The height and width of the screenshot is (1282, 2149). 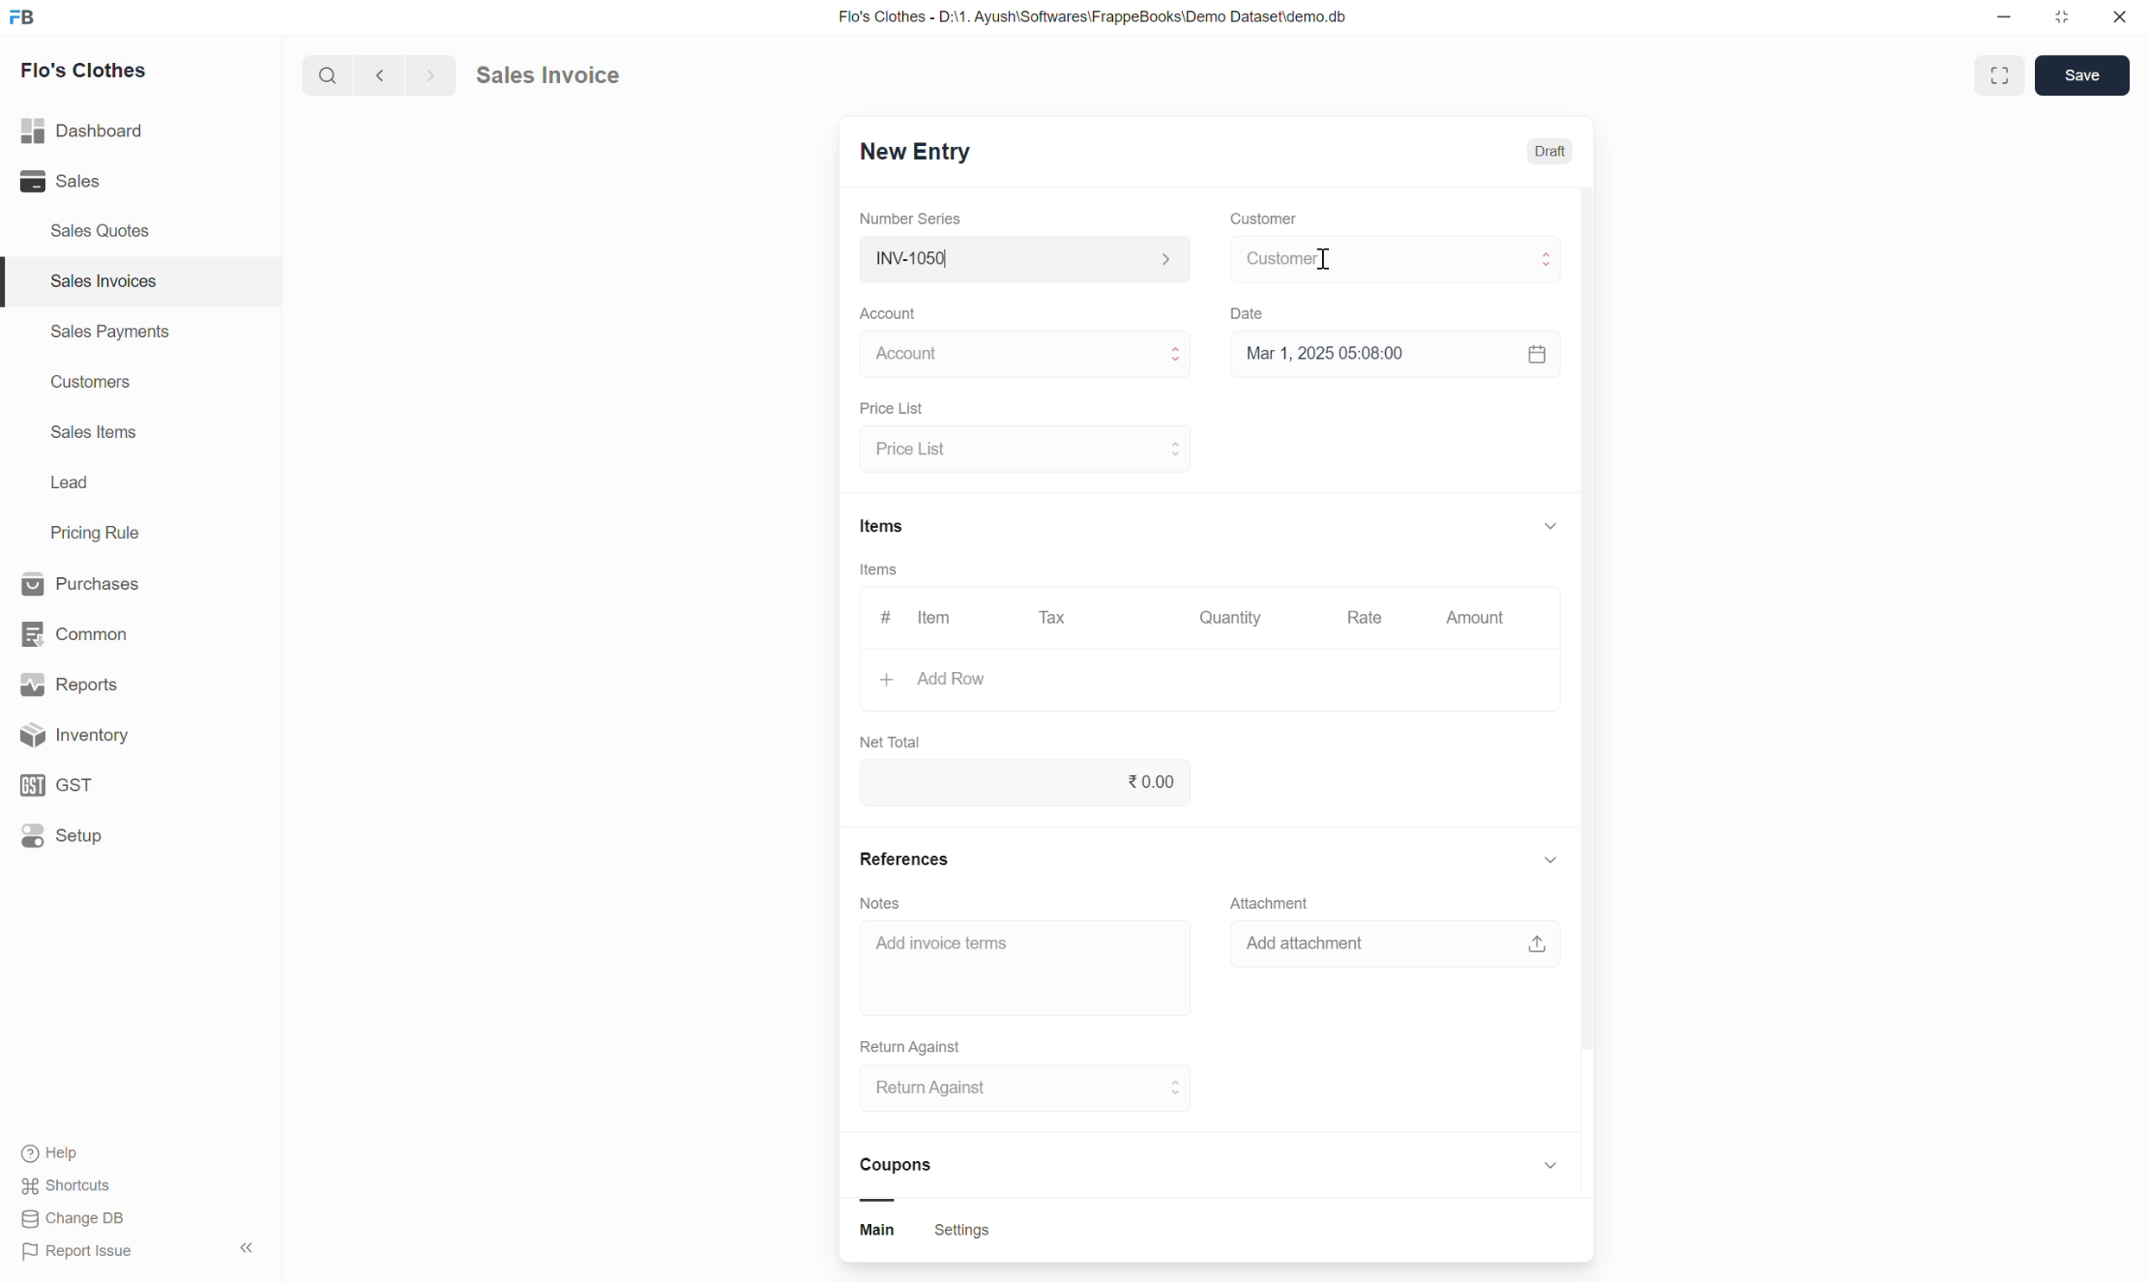 What do you see at coordinates (881, 902) in the screenshot?
I see `Notes` at bounding box center [881, 902].